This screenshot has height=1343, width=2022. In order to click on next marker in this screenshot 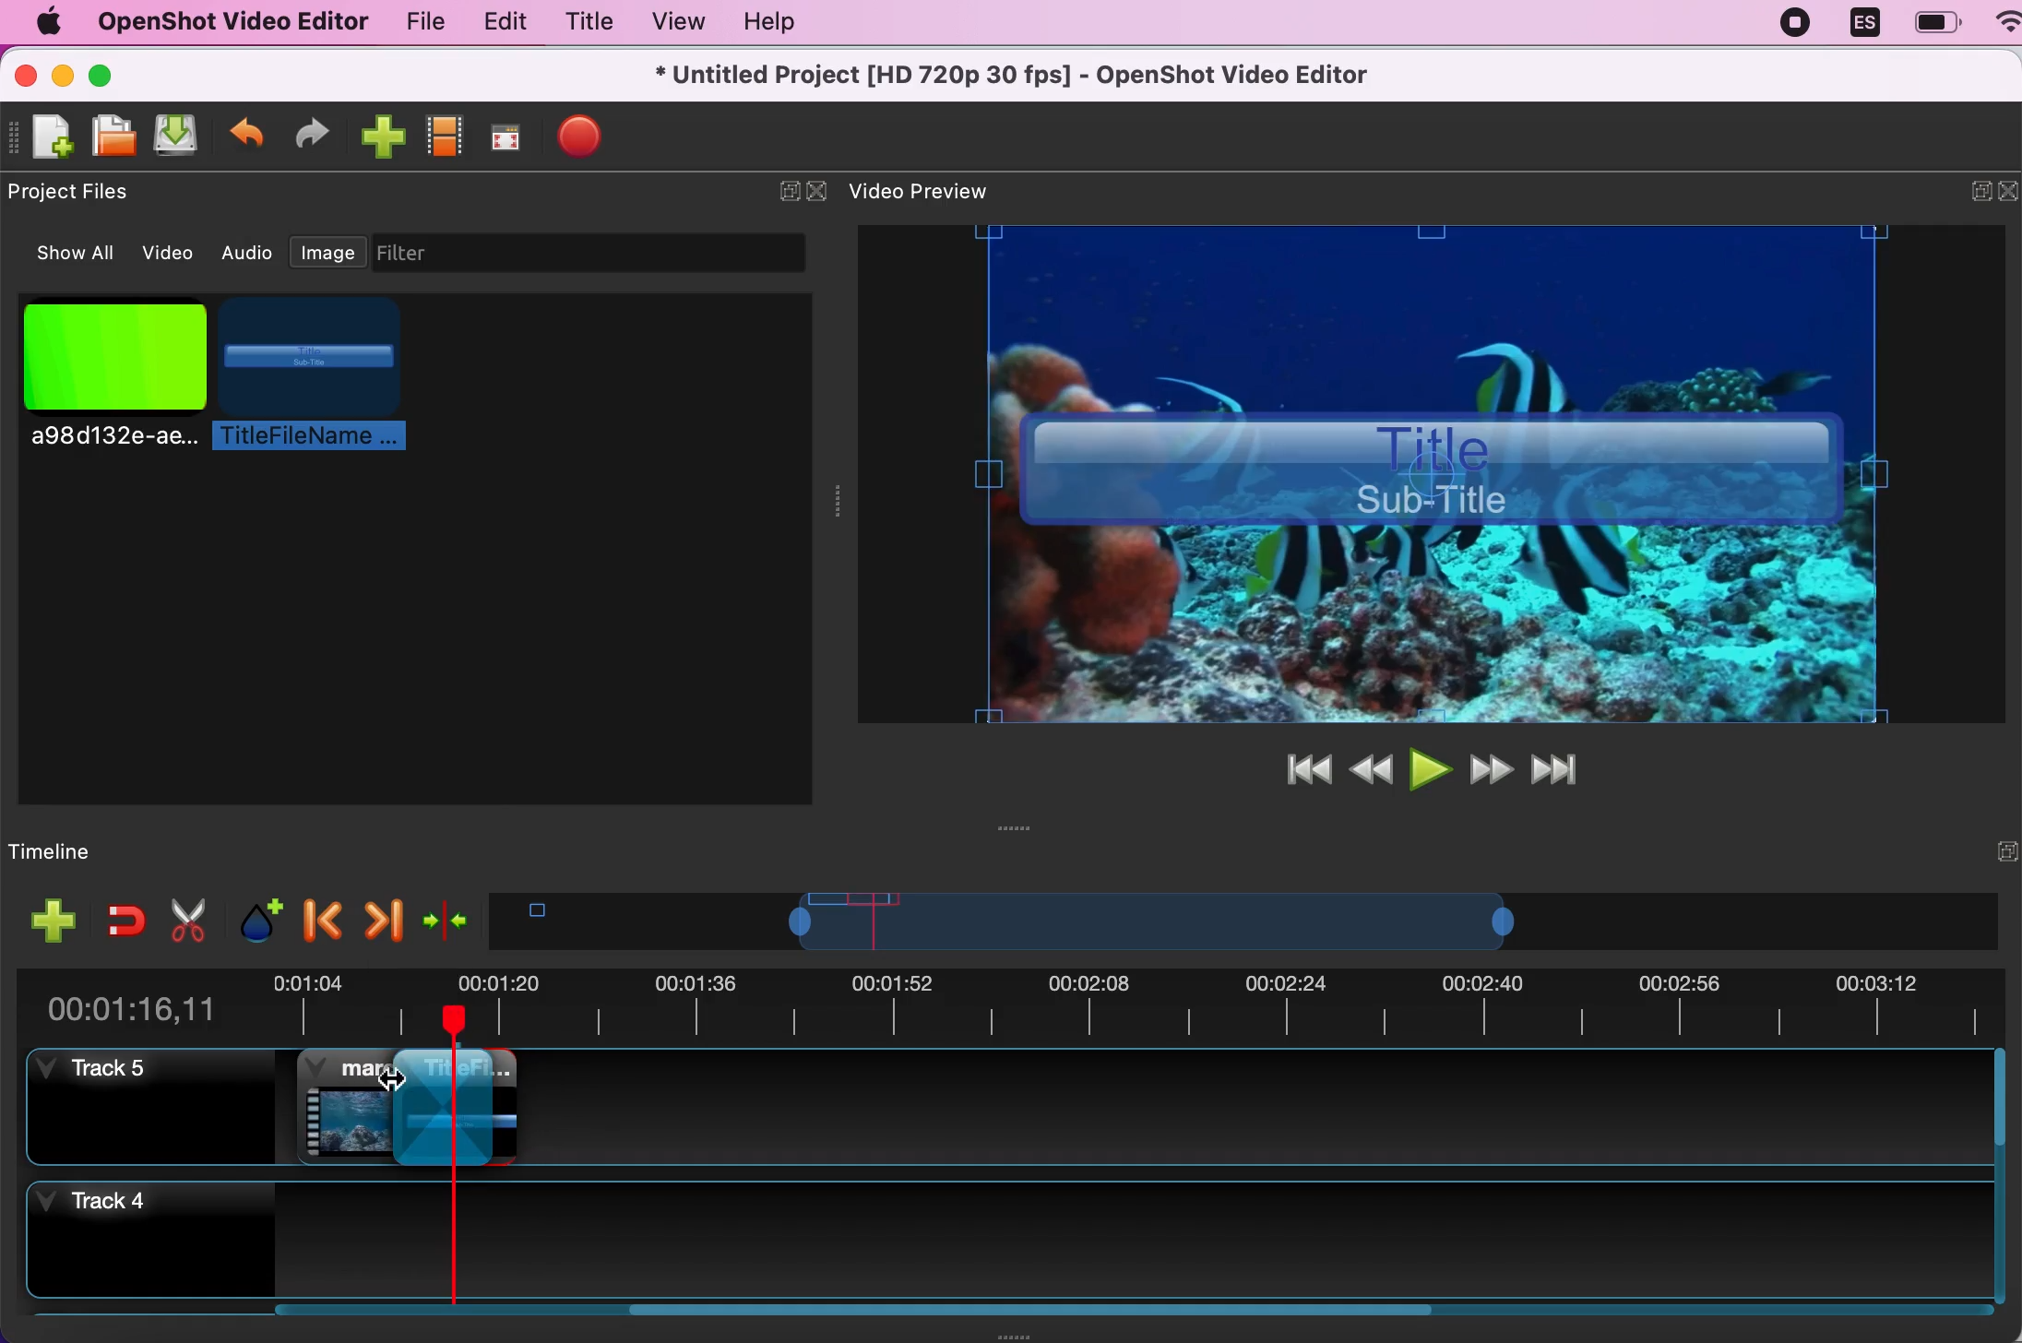, I will do `click(382, 914)`.